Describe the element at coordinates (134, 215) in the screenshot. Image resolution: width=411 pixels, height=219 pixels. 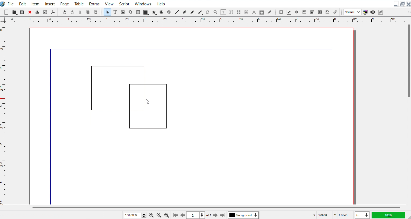
I see `Current Zoom level` at that location.